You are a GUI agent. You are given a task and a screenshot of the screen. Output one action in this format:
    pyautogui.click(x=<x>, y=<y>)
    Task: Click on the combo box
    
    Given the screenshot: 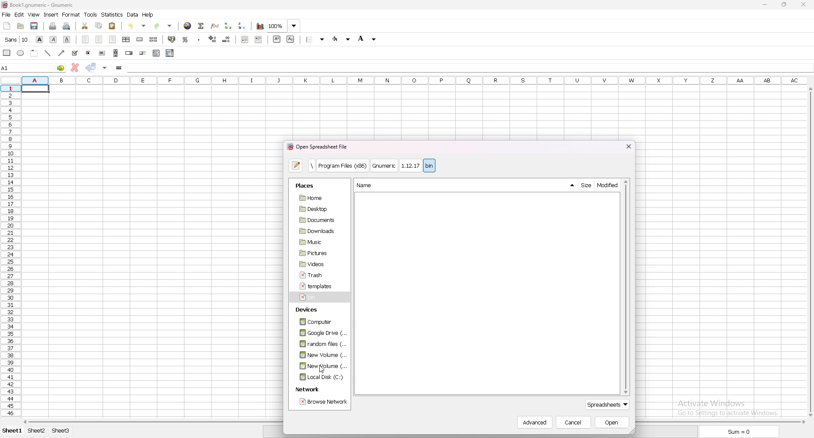 What is the action you would take?
    pyautogui.click(x=170, y=53)
    